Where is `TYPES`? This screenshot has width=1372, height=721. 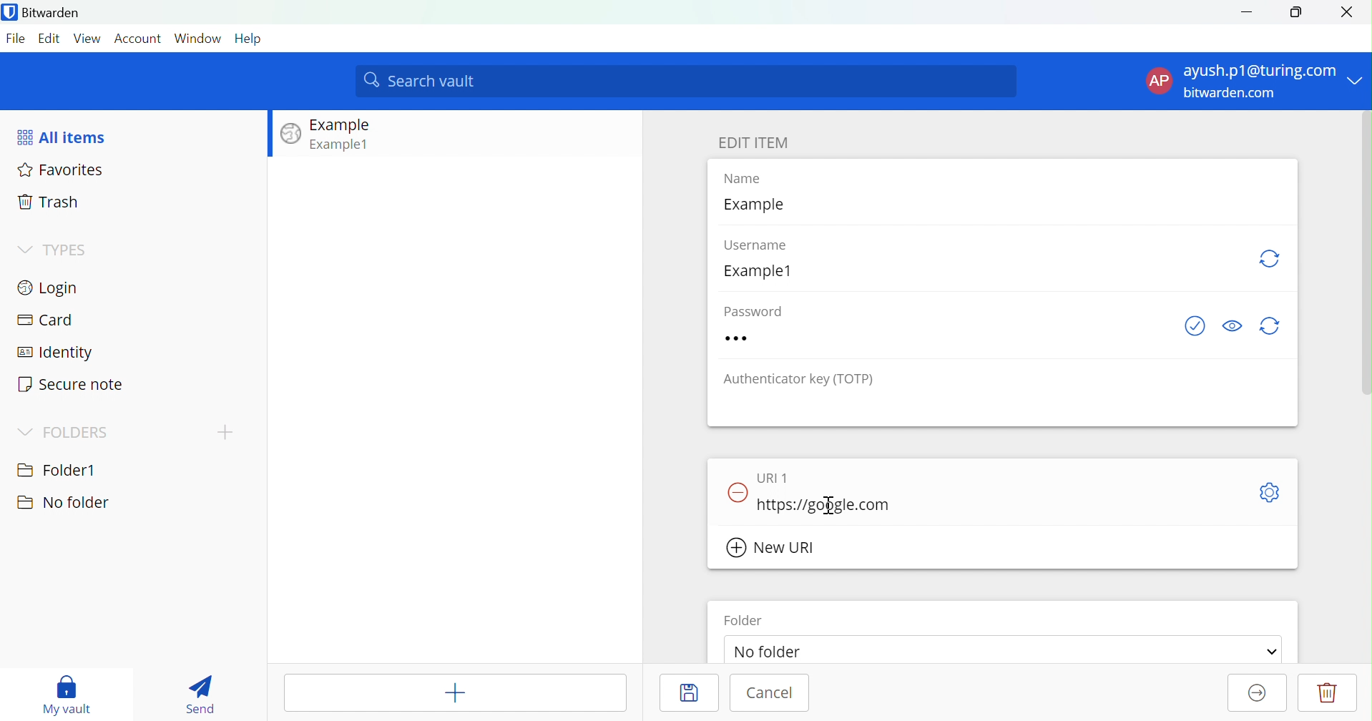 TYPES is located at coordinates (67, 251).